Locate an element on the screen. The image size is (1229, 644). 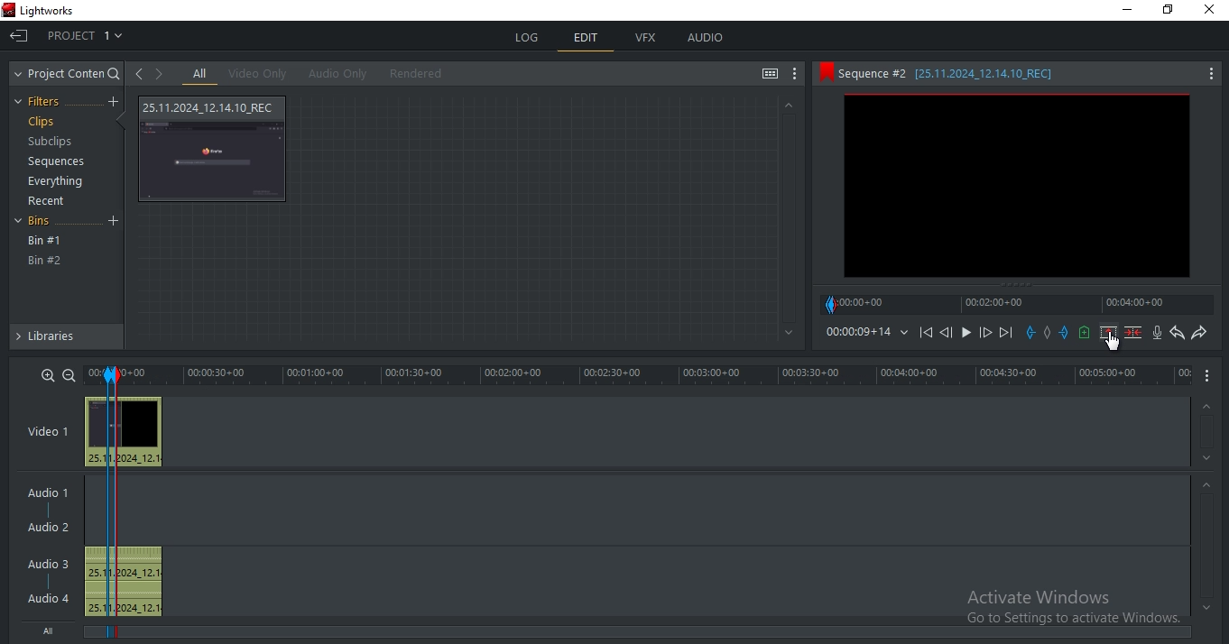
clip is located at coordinates (1016, 186).